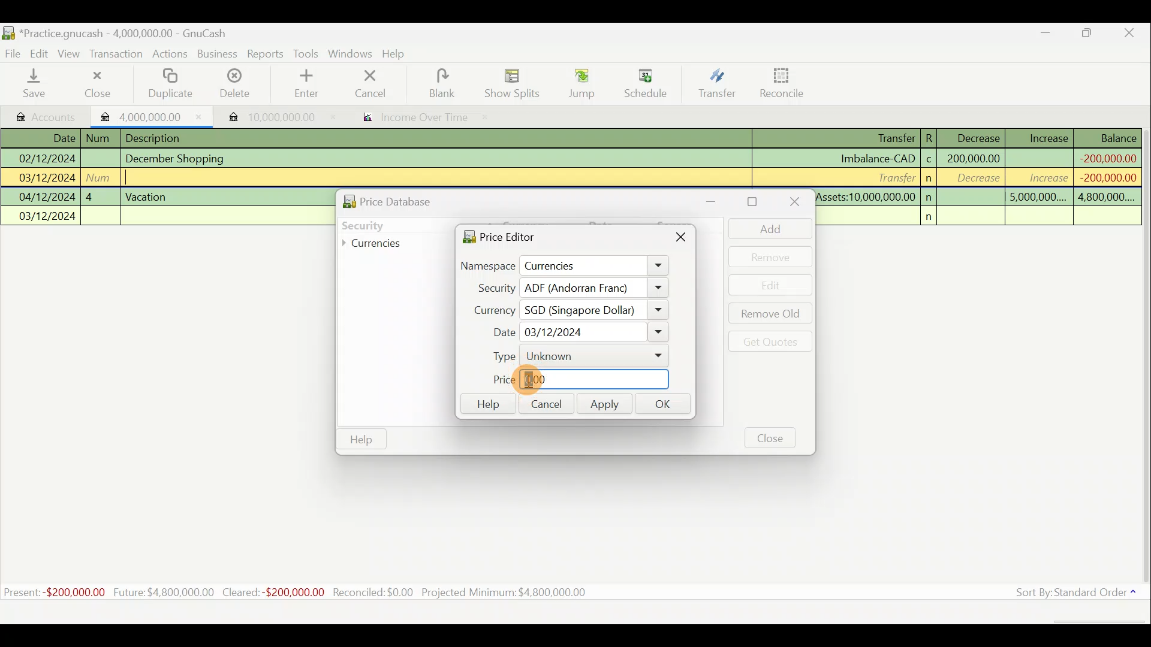  Describe the element at coordinates (451, 83) in the screenshot. I see `blank` at that location.